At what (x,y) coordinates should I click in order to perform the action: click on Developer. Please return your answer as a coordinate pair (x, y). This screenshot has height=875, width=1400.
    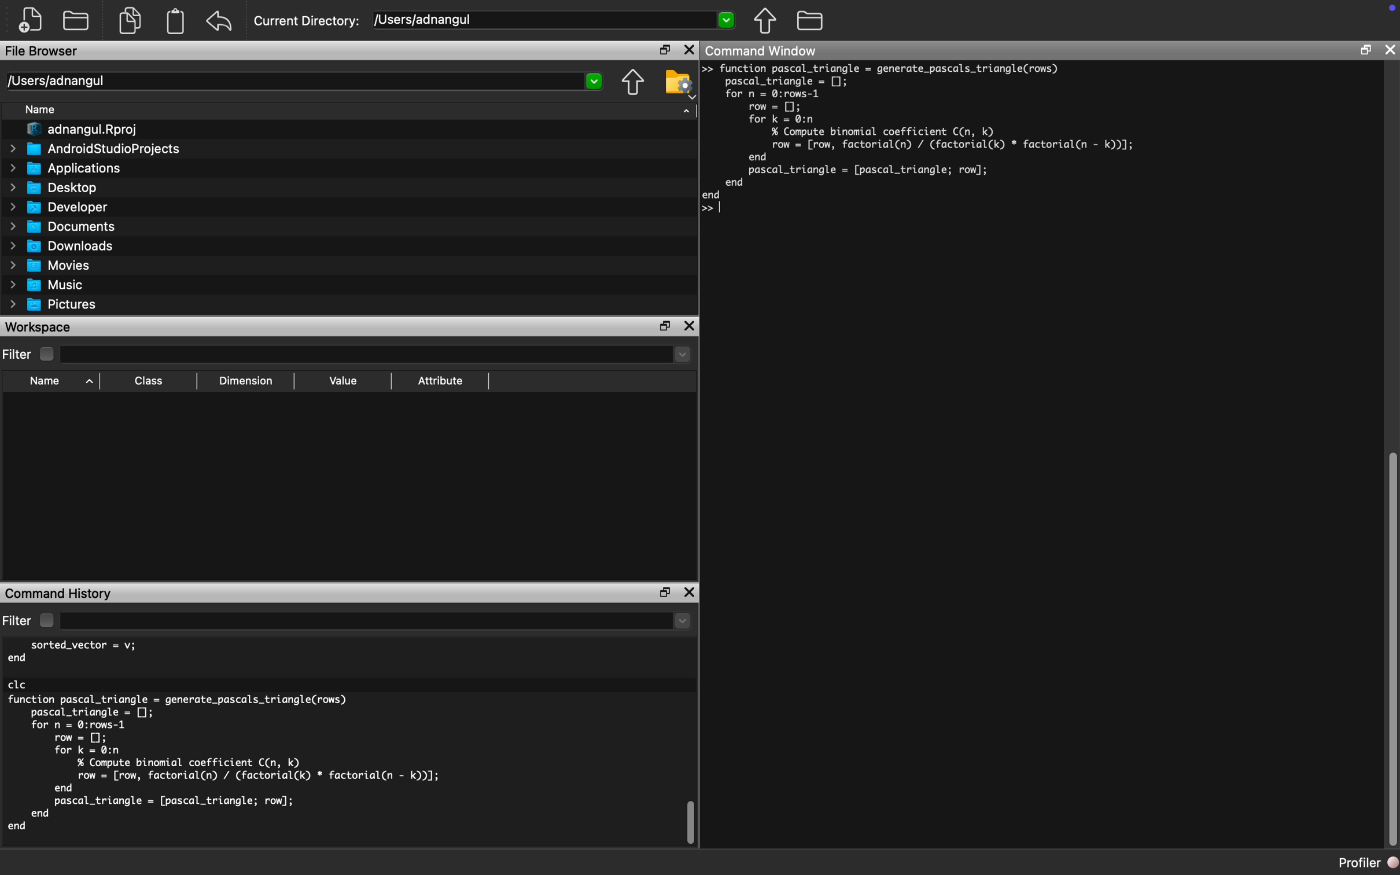
    Looking at the image, I should click on (59, 208).